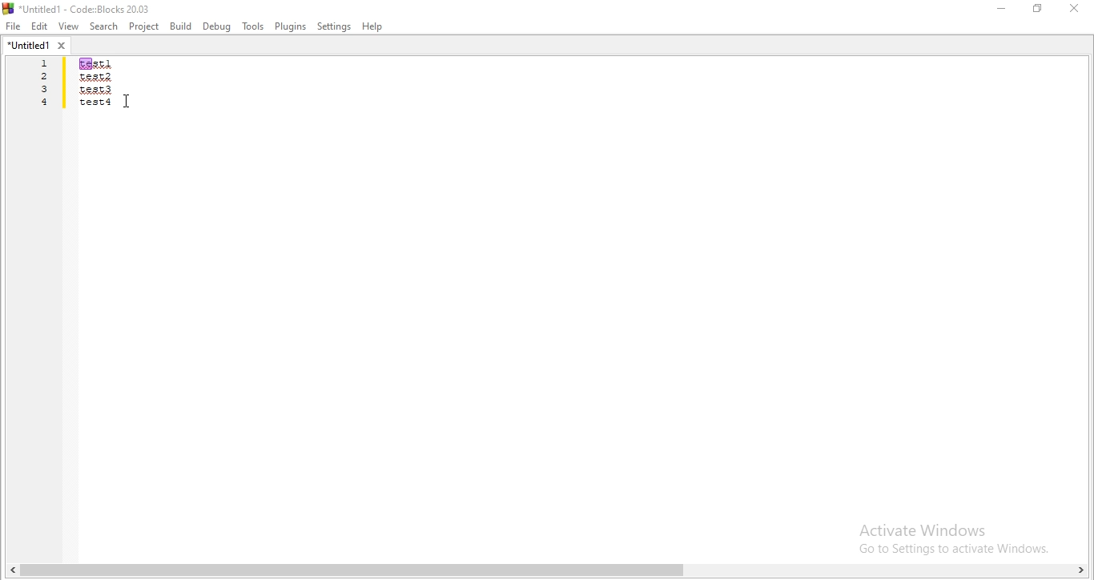 The image size is (1094, 580). Describe the element at coordinates (290, 26) in the screenshot. I see `Plugins ` at that location.